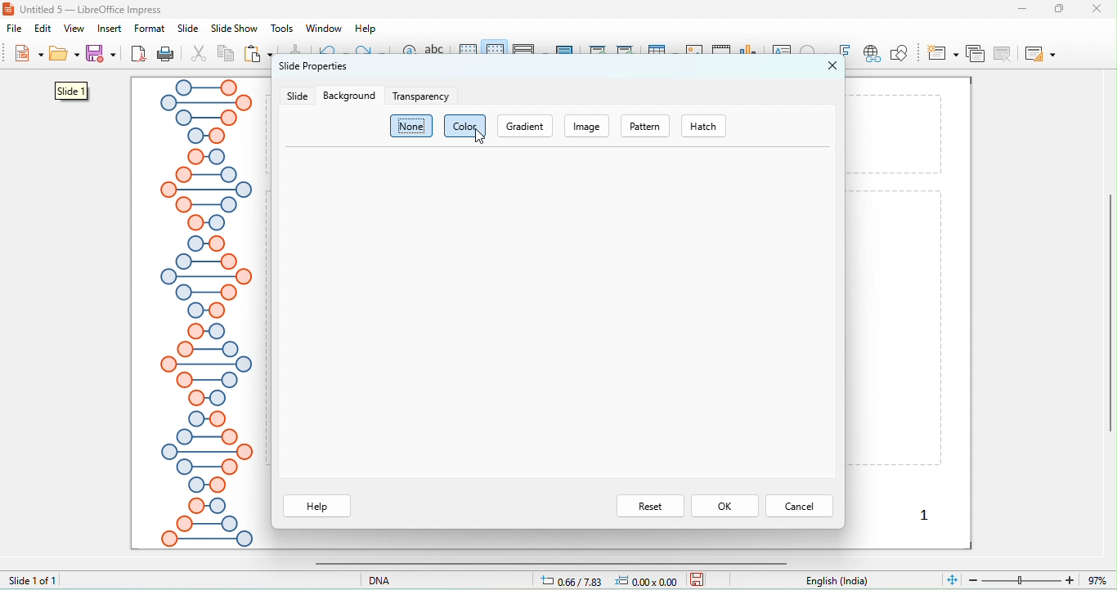 The image size is (1117, 590). What do you see at coordinates (227, 56) in the screenshot?
I see `copy` at bounding box center [227, 56].